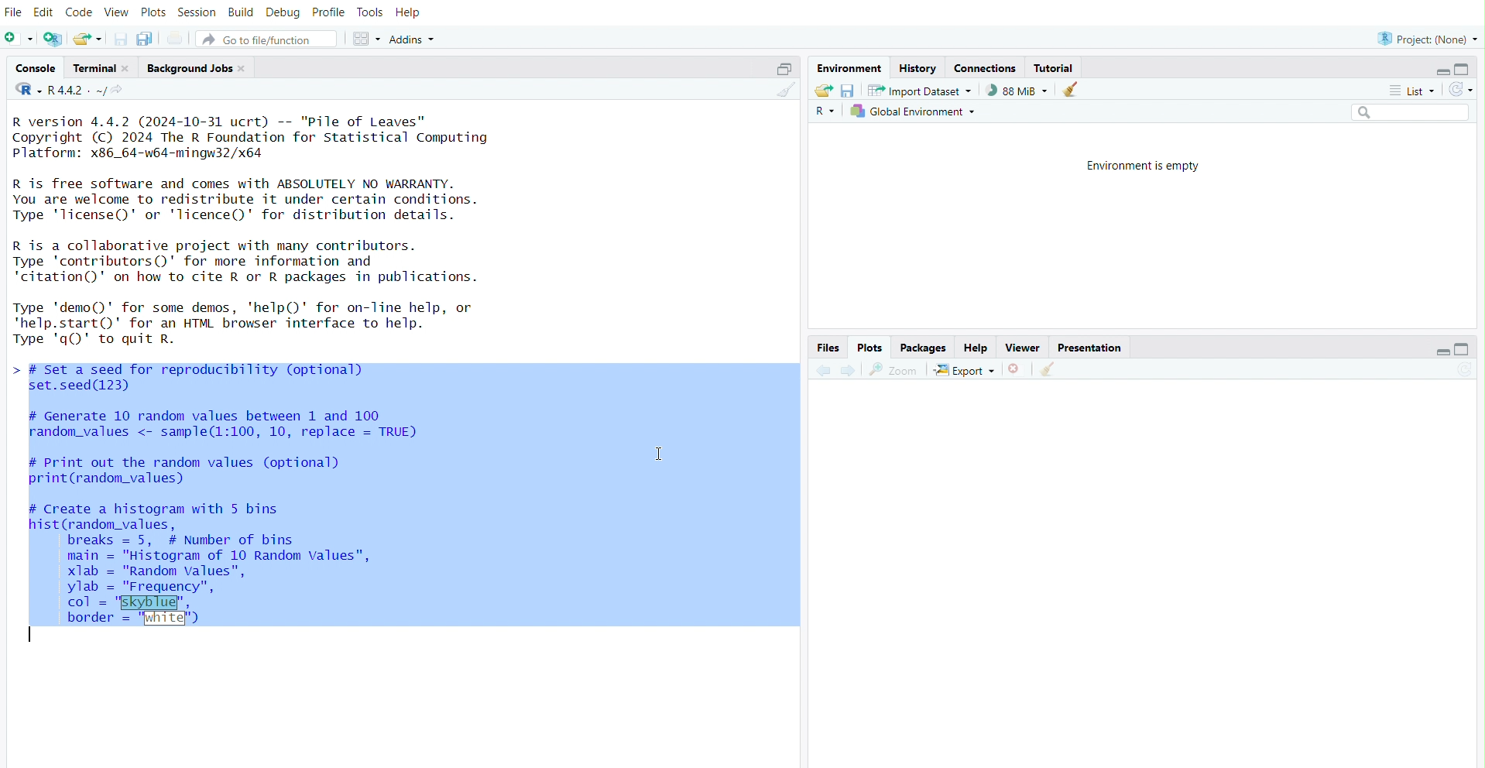 This screenshot has width=1485, height=768. Describe the element at coordinates (1024, 348) in the screenshot. I see `viewer` at that location.